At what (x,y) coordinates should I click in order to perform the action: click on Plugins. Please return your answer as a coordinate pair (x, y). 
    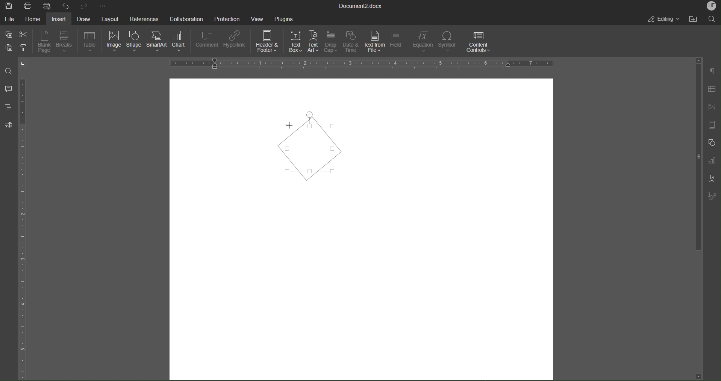
    Looking at the image, I should click on (284, 18).